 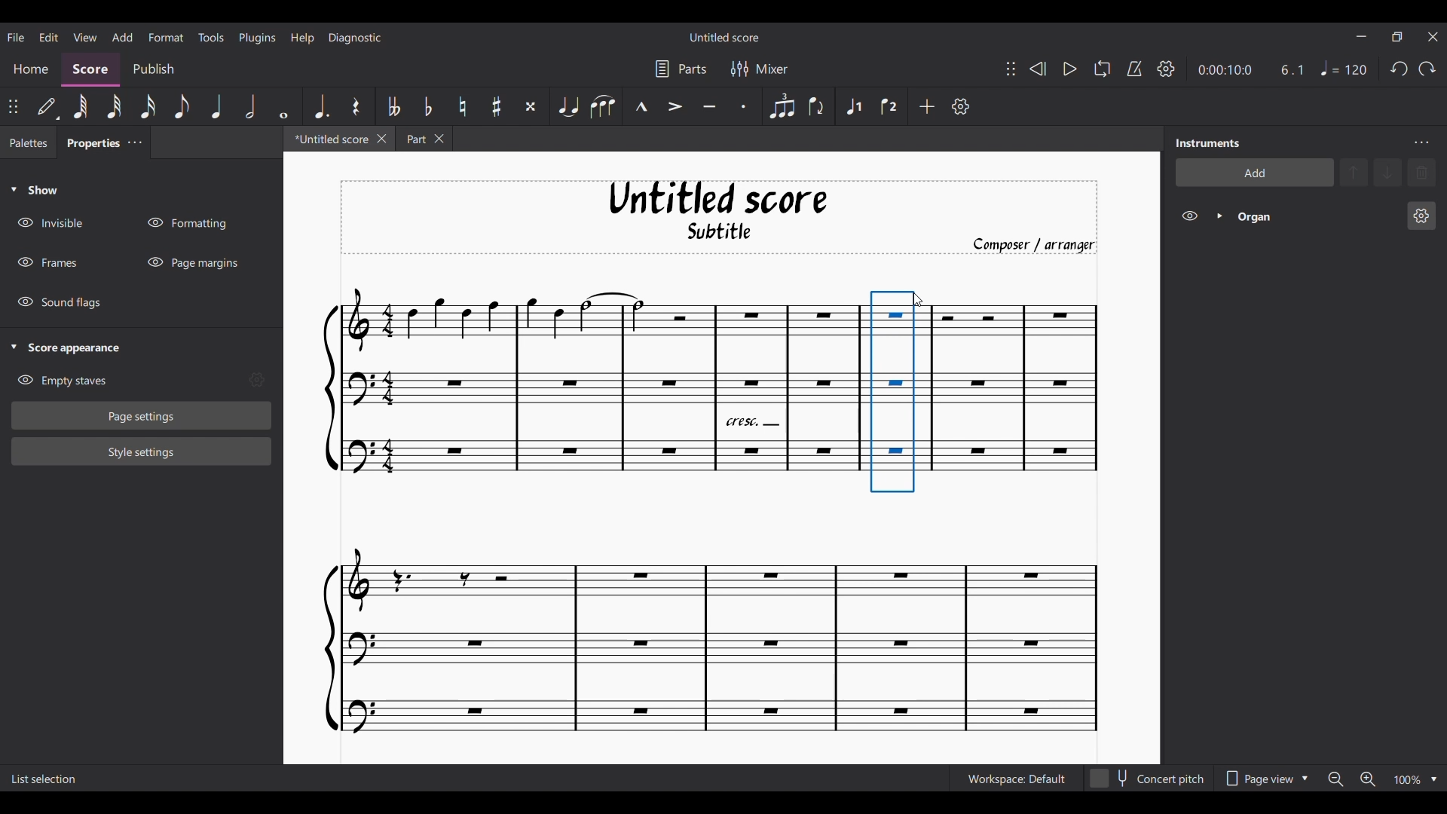 I want to click on Hide Empty staves, so click(x=62, y=381).